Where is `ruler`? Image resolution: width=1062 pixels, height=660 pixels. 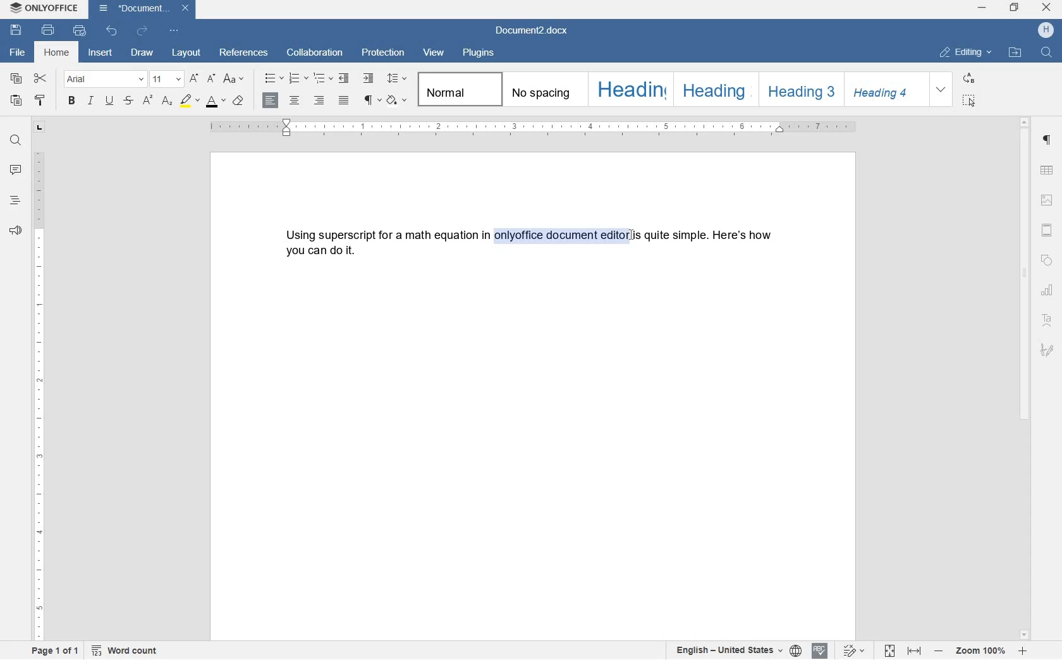
ruler is located at coordinates (534, 127).